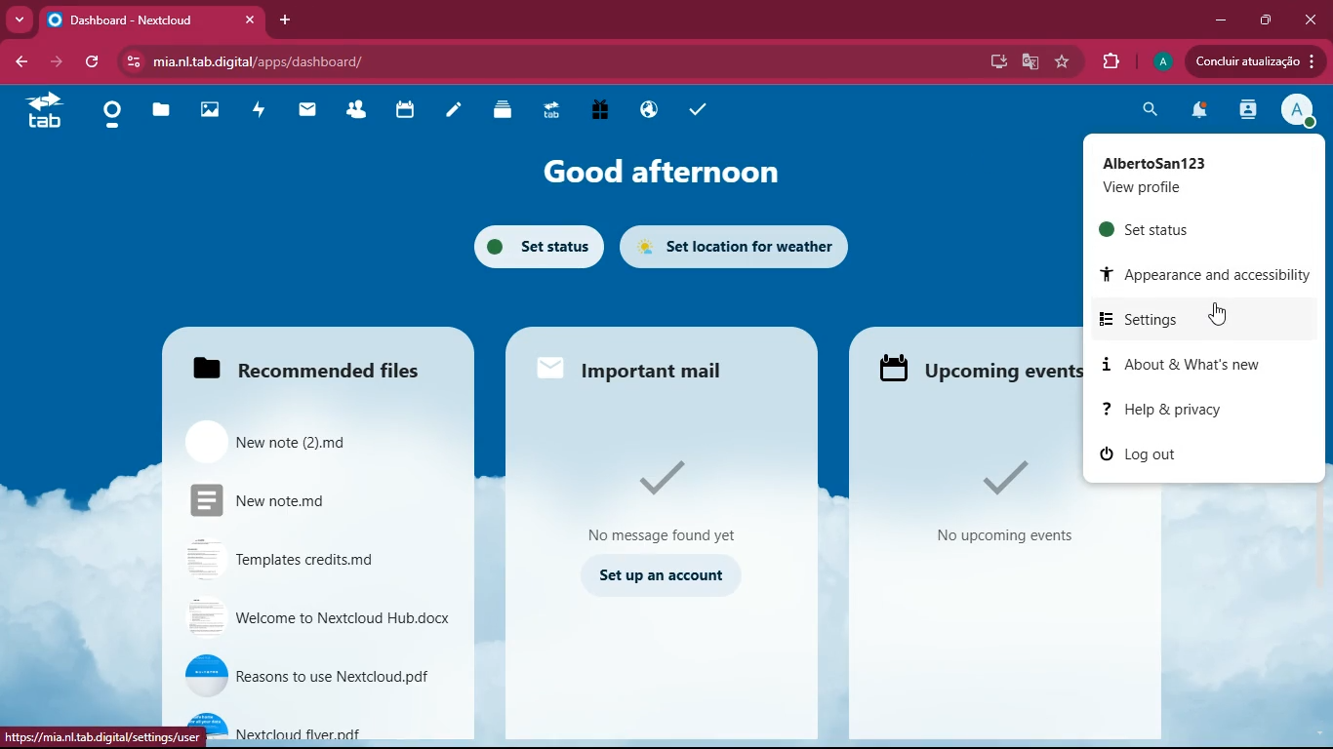  Describe the element at coordinates (400, 110) in the screenshot. I see `calendar` at that location.